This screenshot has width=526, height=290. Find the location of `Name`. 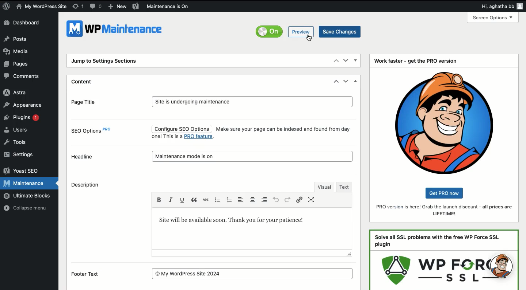

Name is located at coordinates (42, 6).